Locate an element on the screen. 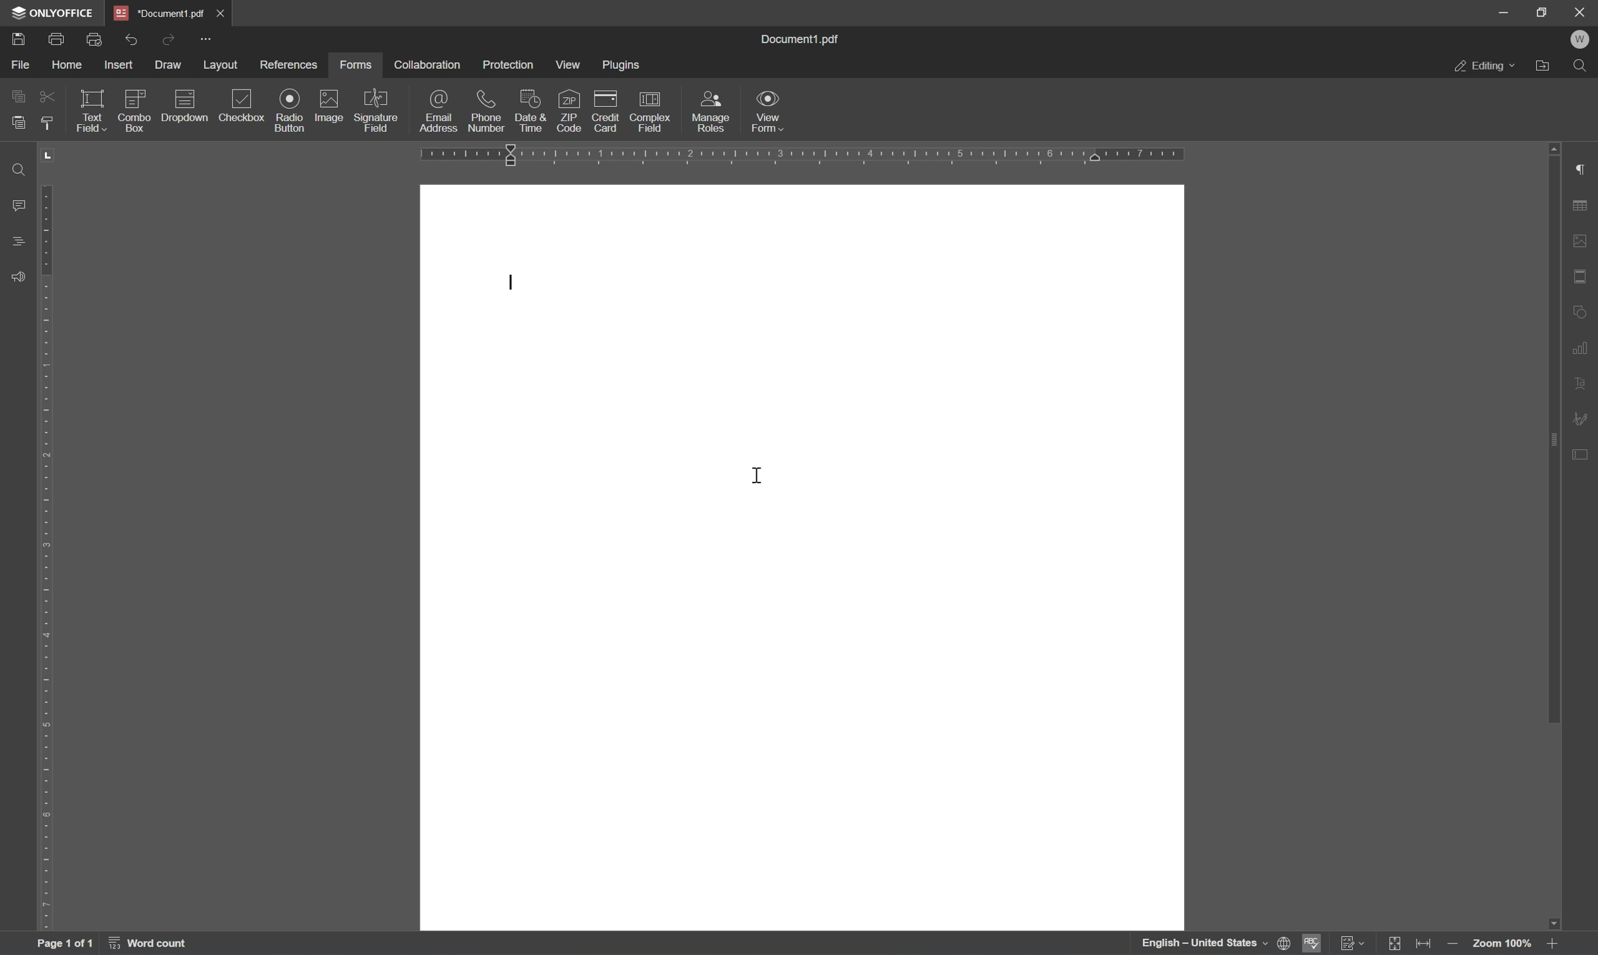 The height and width of the screenshot is (955, 1598). cut is located at coordinates (47, 95).